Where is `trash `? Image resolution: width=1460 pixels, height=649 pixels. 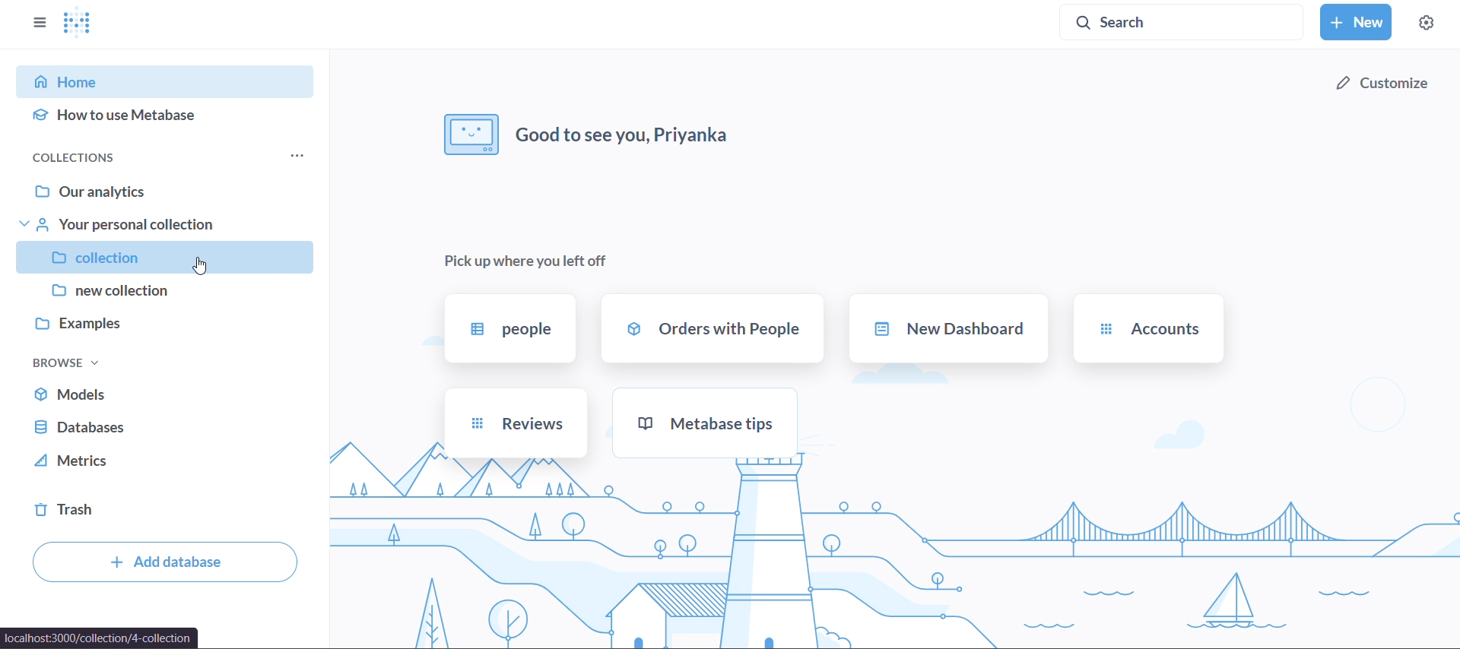 trash  is located at coordinates (167, 513).